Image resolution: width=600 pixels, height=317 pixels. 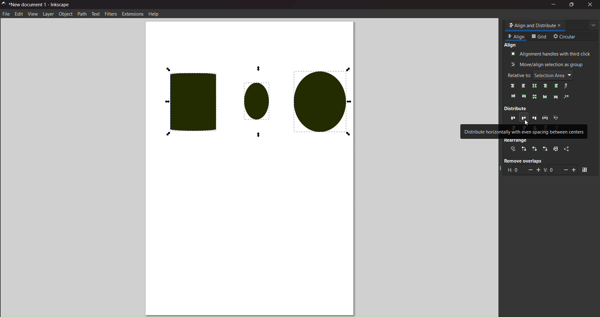 What do you see at coordinates (594, 25) in the screenshot?
I see `more` at bounding box center [594, 25].